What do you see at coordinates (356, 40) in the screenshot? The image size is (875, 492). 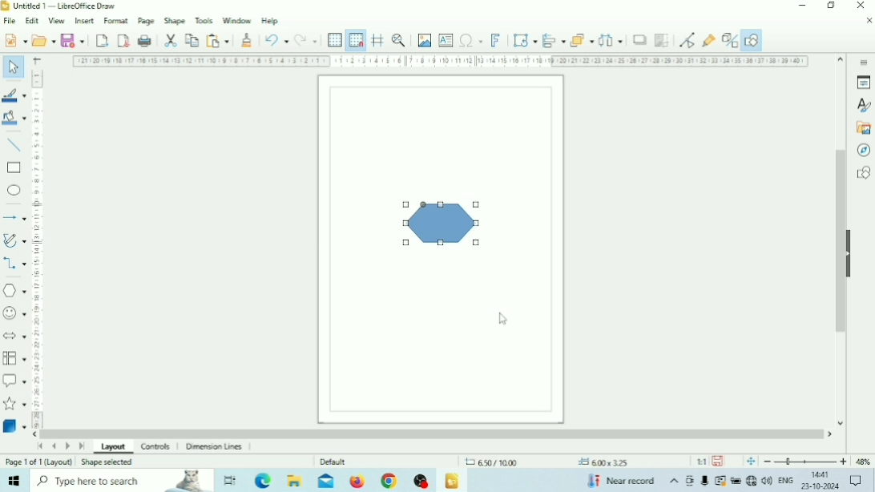 I see `Snap to Grid` at bounding box center [356, 40].